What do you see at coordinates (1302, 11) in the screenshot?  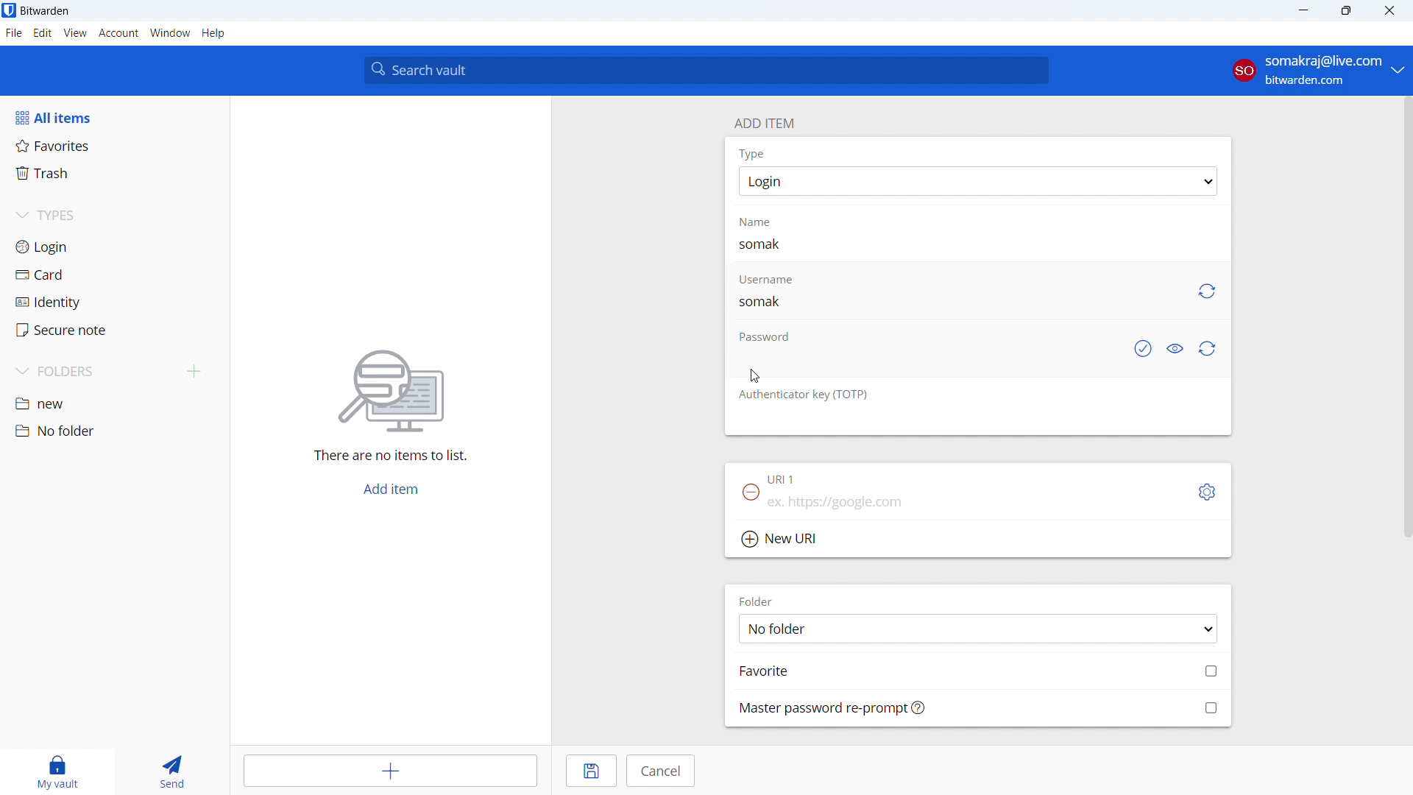 I see `minimize` at bounding box center [1302, 11].